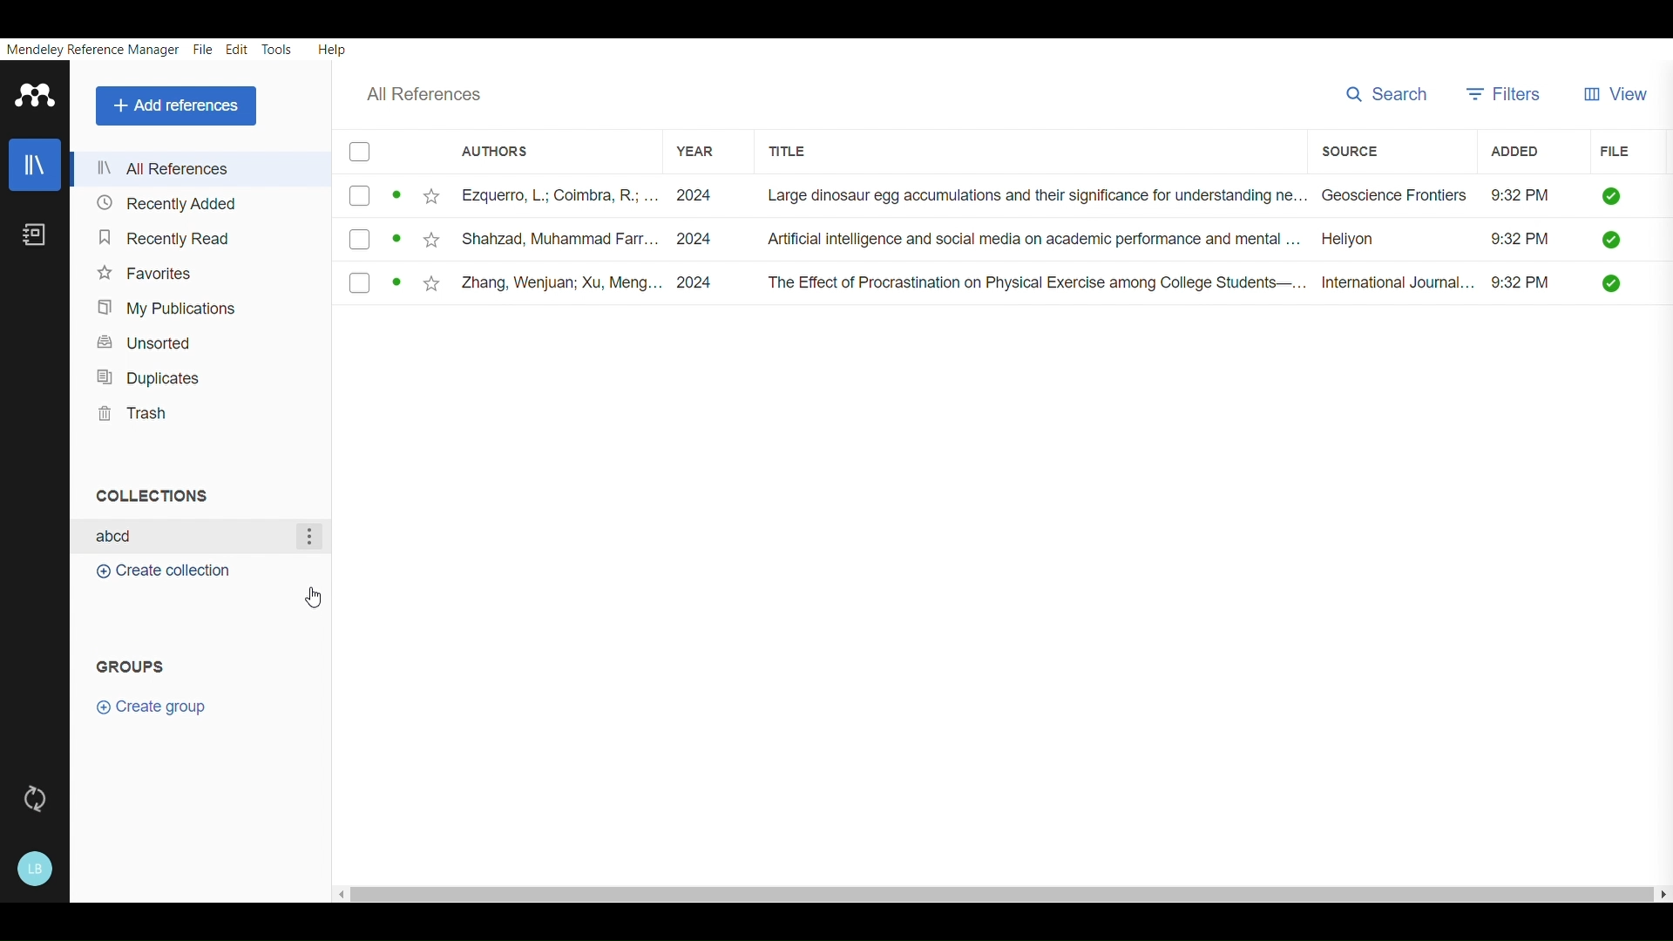 This screenshot has width=1673, height=941. I want to click on Recently Read, so click(160, 233).